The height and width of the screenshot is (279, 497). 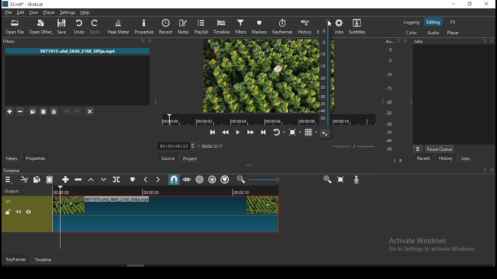 I want to click on record audio, so click(x=355, y=180).